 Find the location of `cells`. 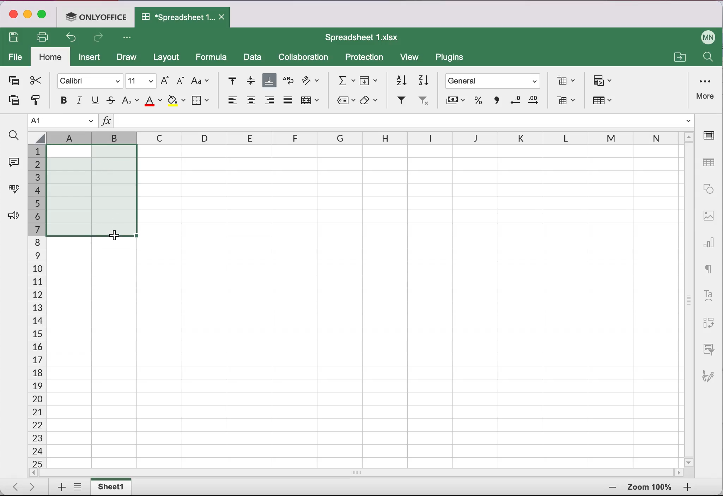

cells is located at coordinates (427, 305).